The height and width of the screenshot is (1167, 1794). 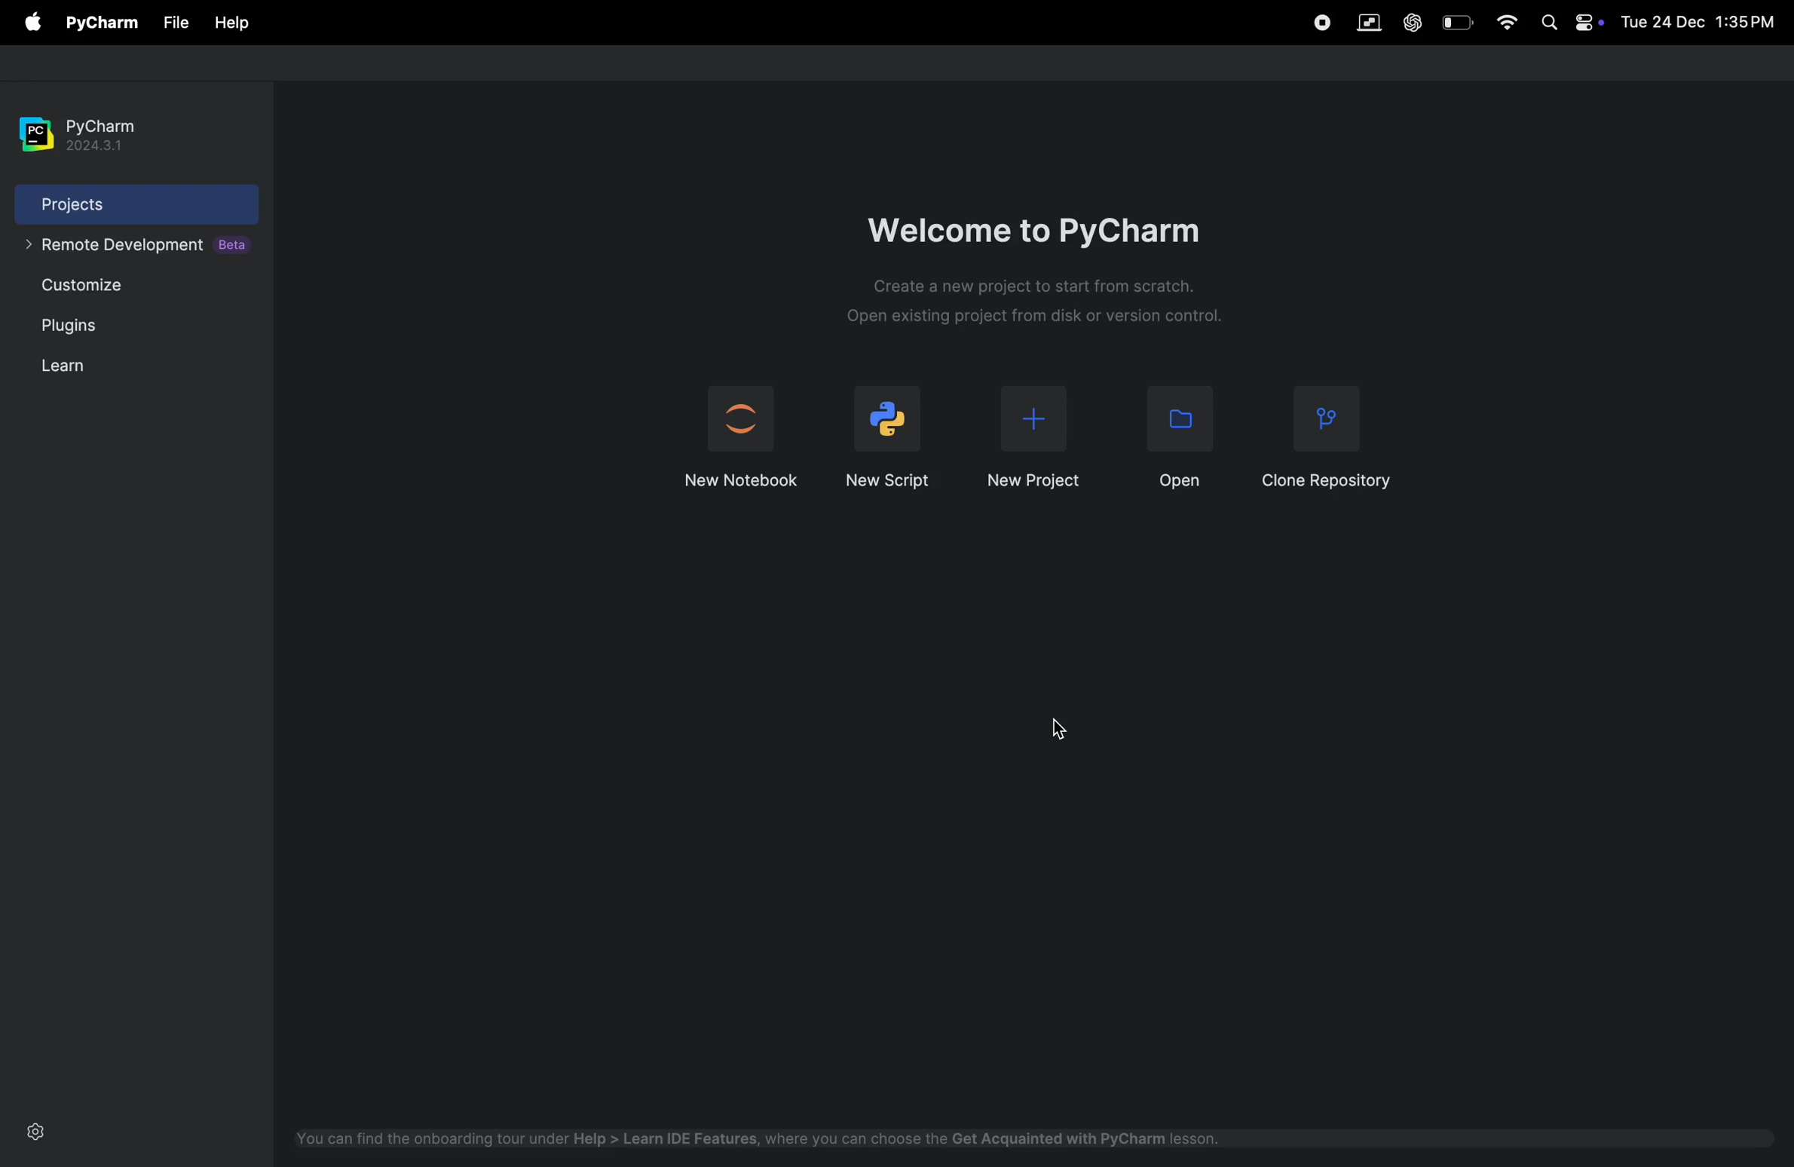 I want to click on chatgpt, so click(x=1410, y=23).